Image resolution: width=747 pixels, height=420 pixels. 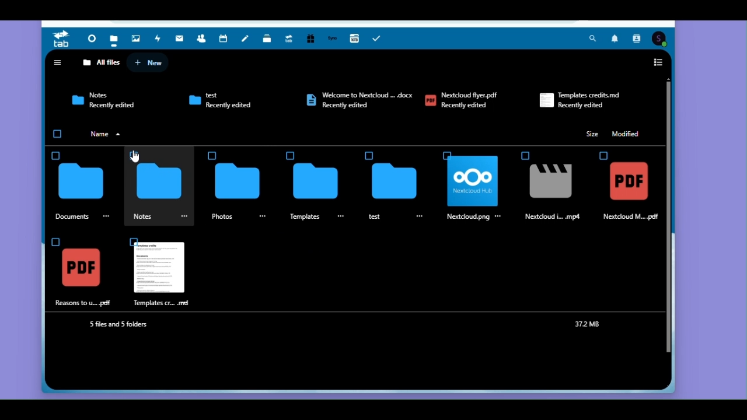 What do you see at coordinates (216, 97) in the screenshot?
I see `Test` at bounding box center [216, 97].